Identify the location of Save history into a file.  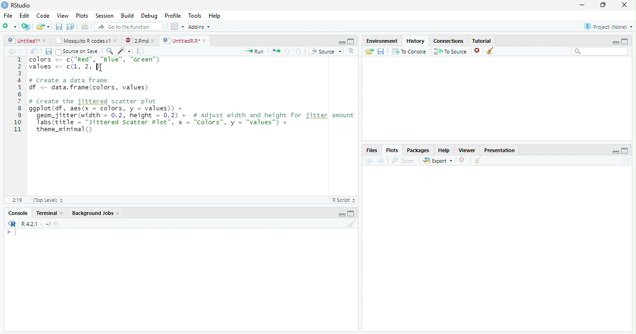
(381, 51).